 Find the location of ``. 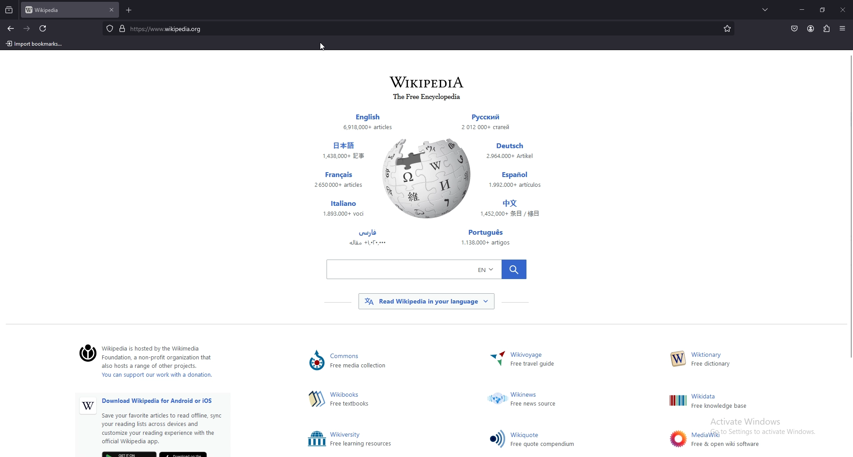

 is located at coordinates (367, 239).